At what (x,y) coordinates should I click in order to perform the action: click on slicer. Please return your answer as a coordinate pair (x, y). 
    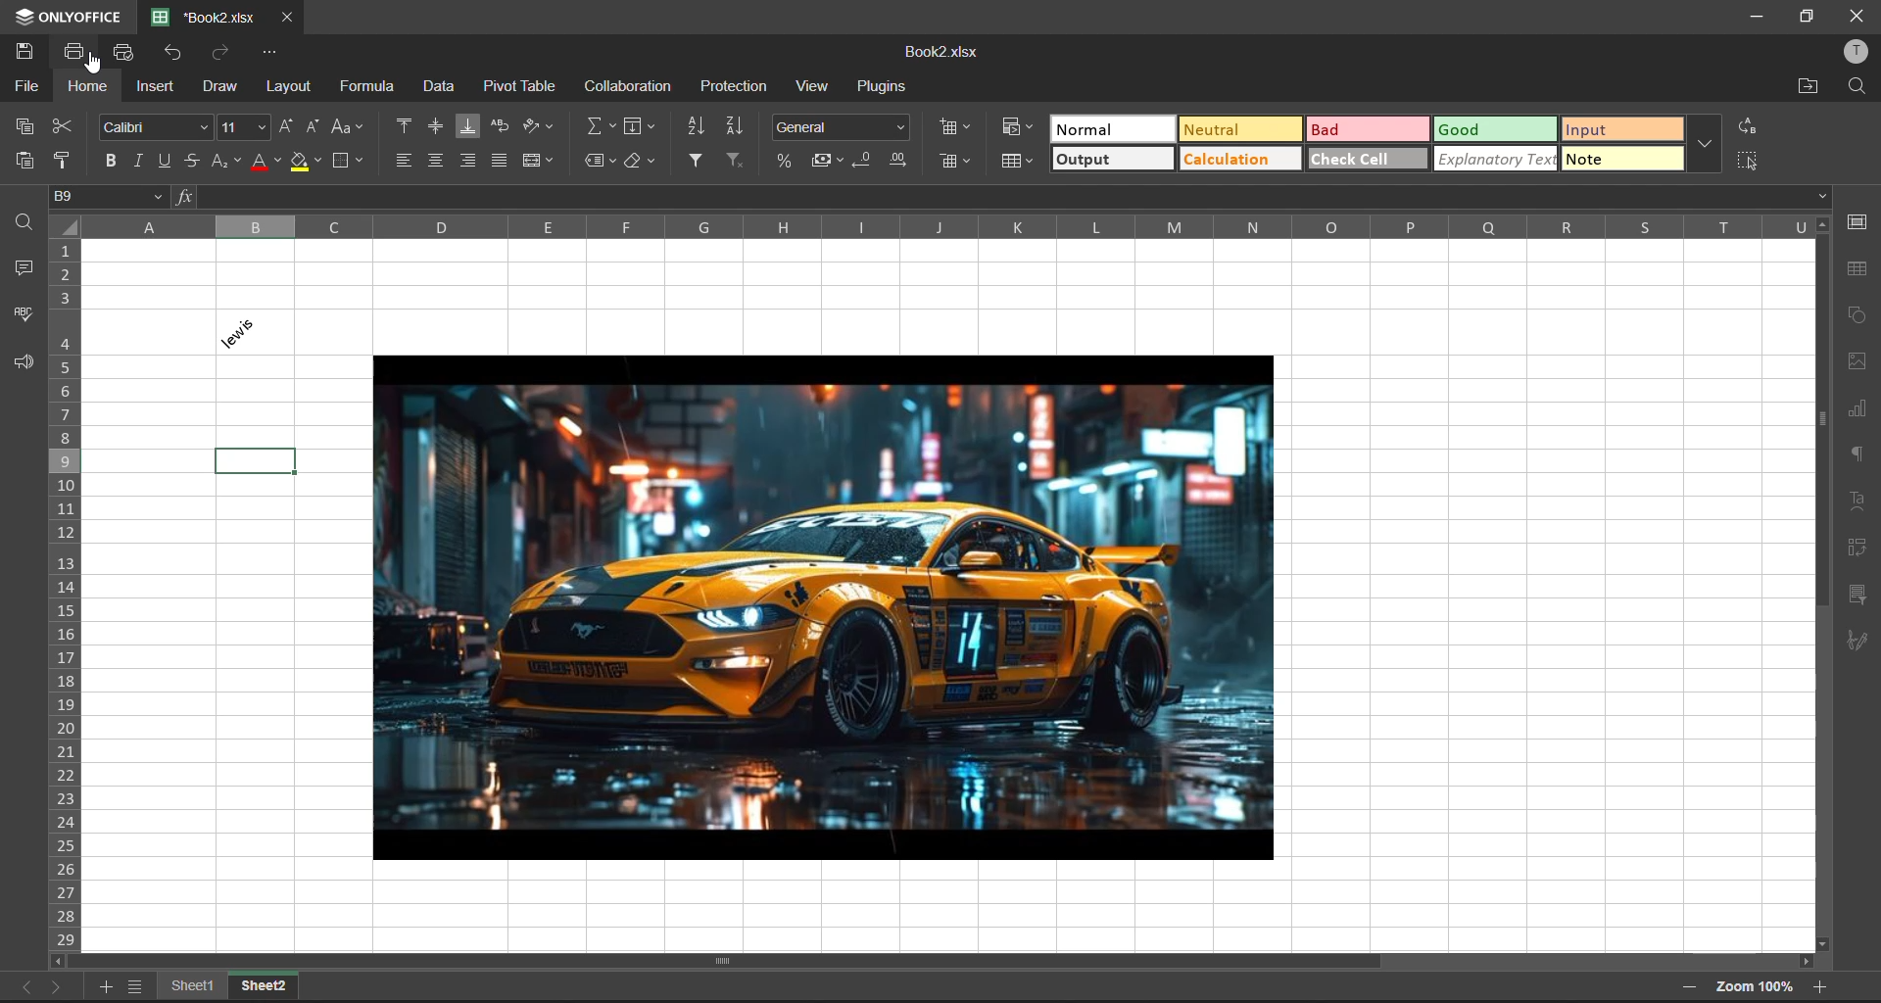
    Looking at the image, I should click on (1859, 595).